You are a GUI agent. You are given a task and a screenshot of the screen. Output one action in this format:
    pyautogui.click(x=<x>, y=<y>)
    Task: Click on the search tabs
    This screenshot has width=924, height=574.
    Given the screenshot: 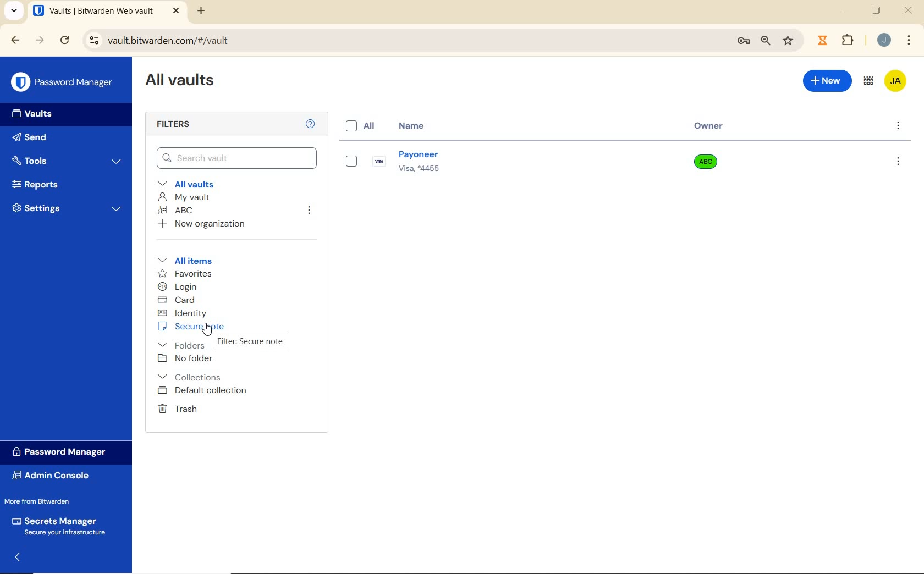 What is the action you would take?
    pyautogui.click(x=15, y=12)
    